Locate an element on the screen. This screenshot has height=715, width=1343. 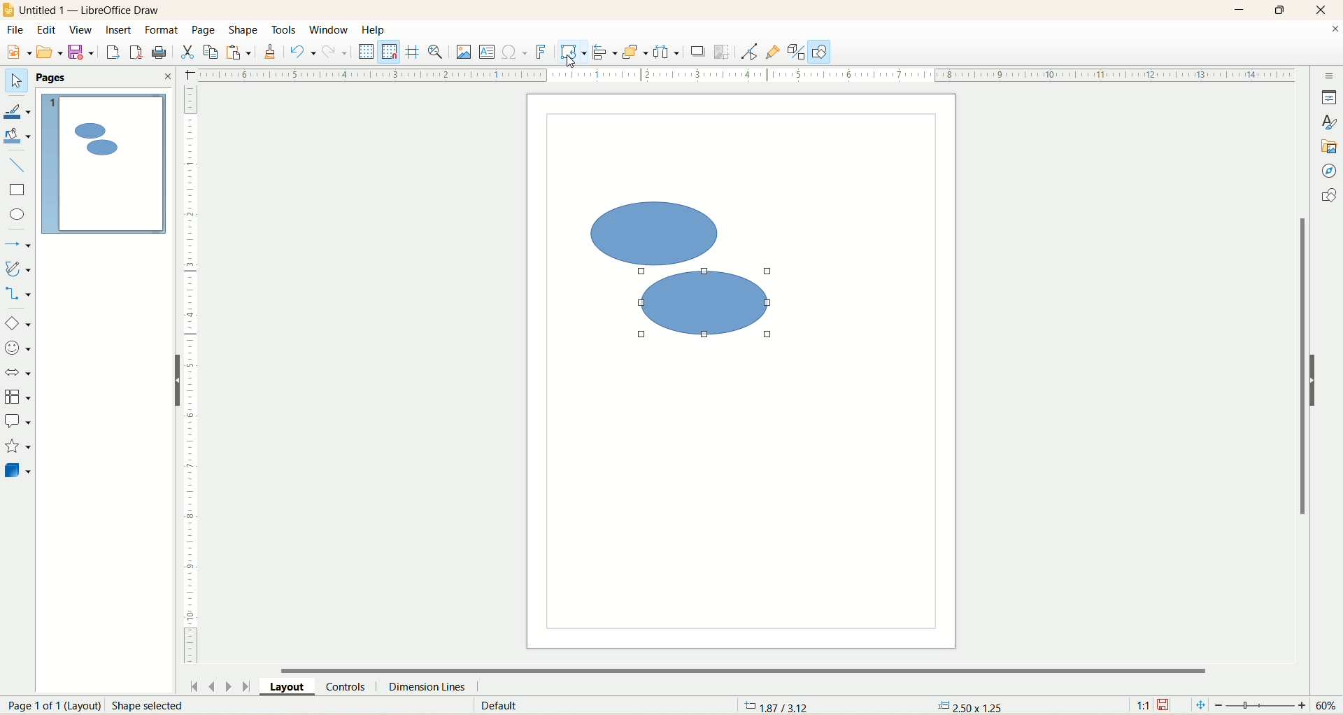
block arrow is located at coordinates (17, 374).